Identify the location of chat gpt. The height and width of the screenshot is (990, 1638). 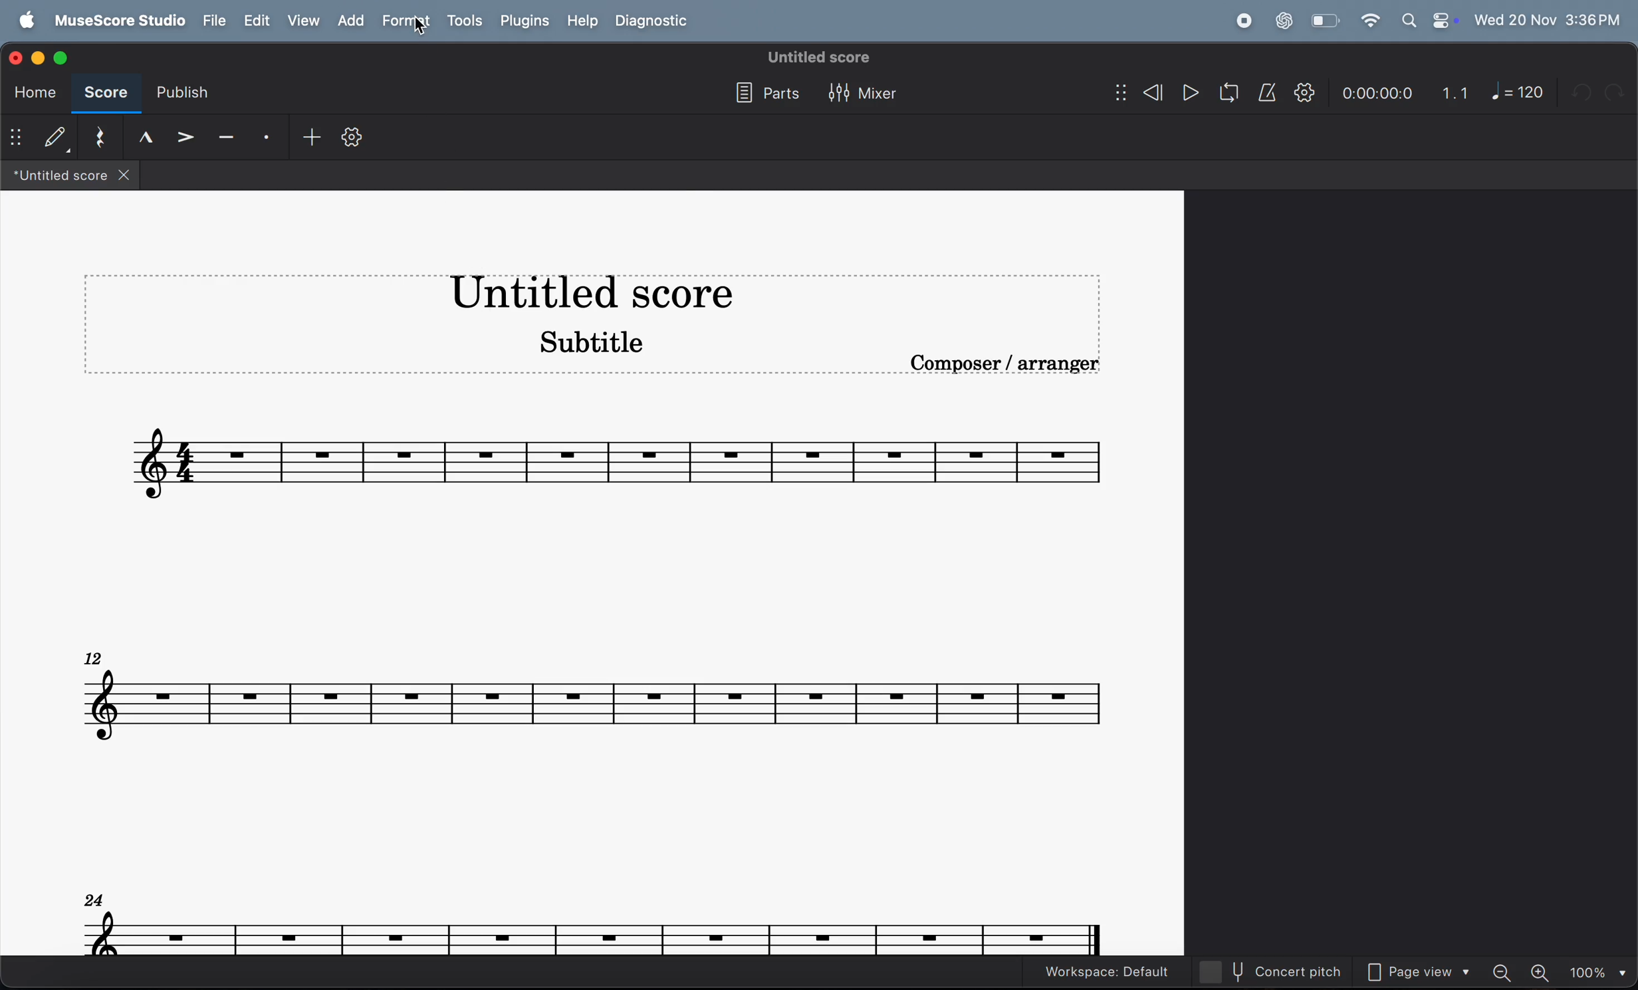
(1284, 21).